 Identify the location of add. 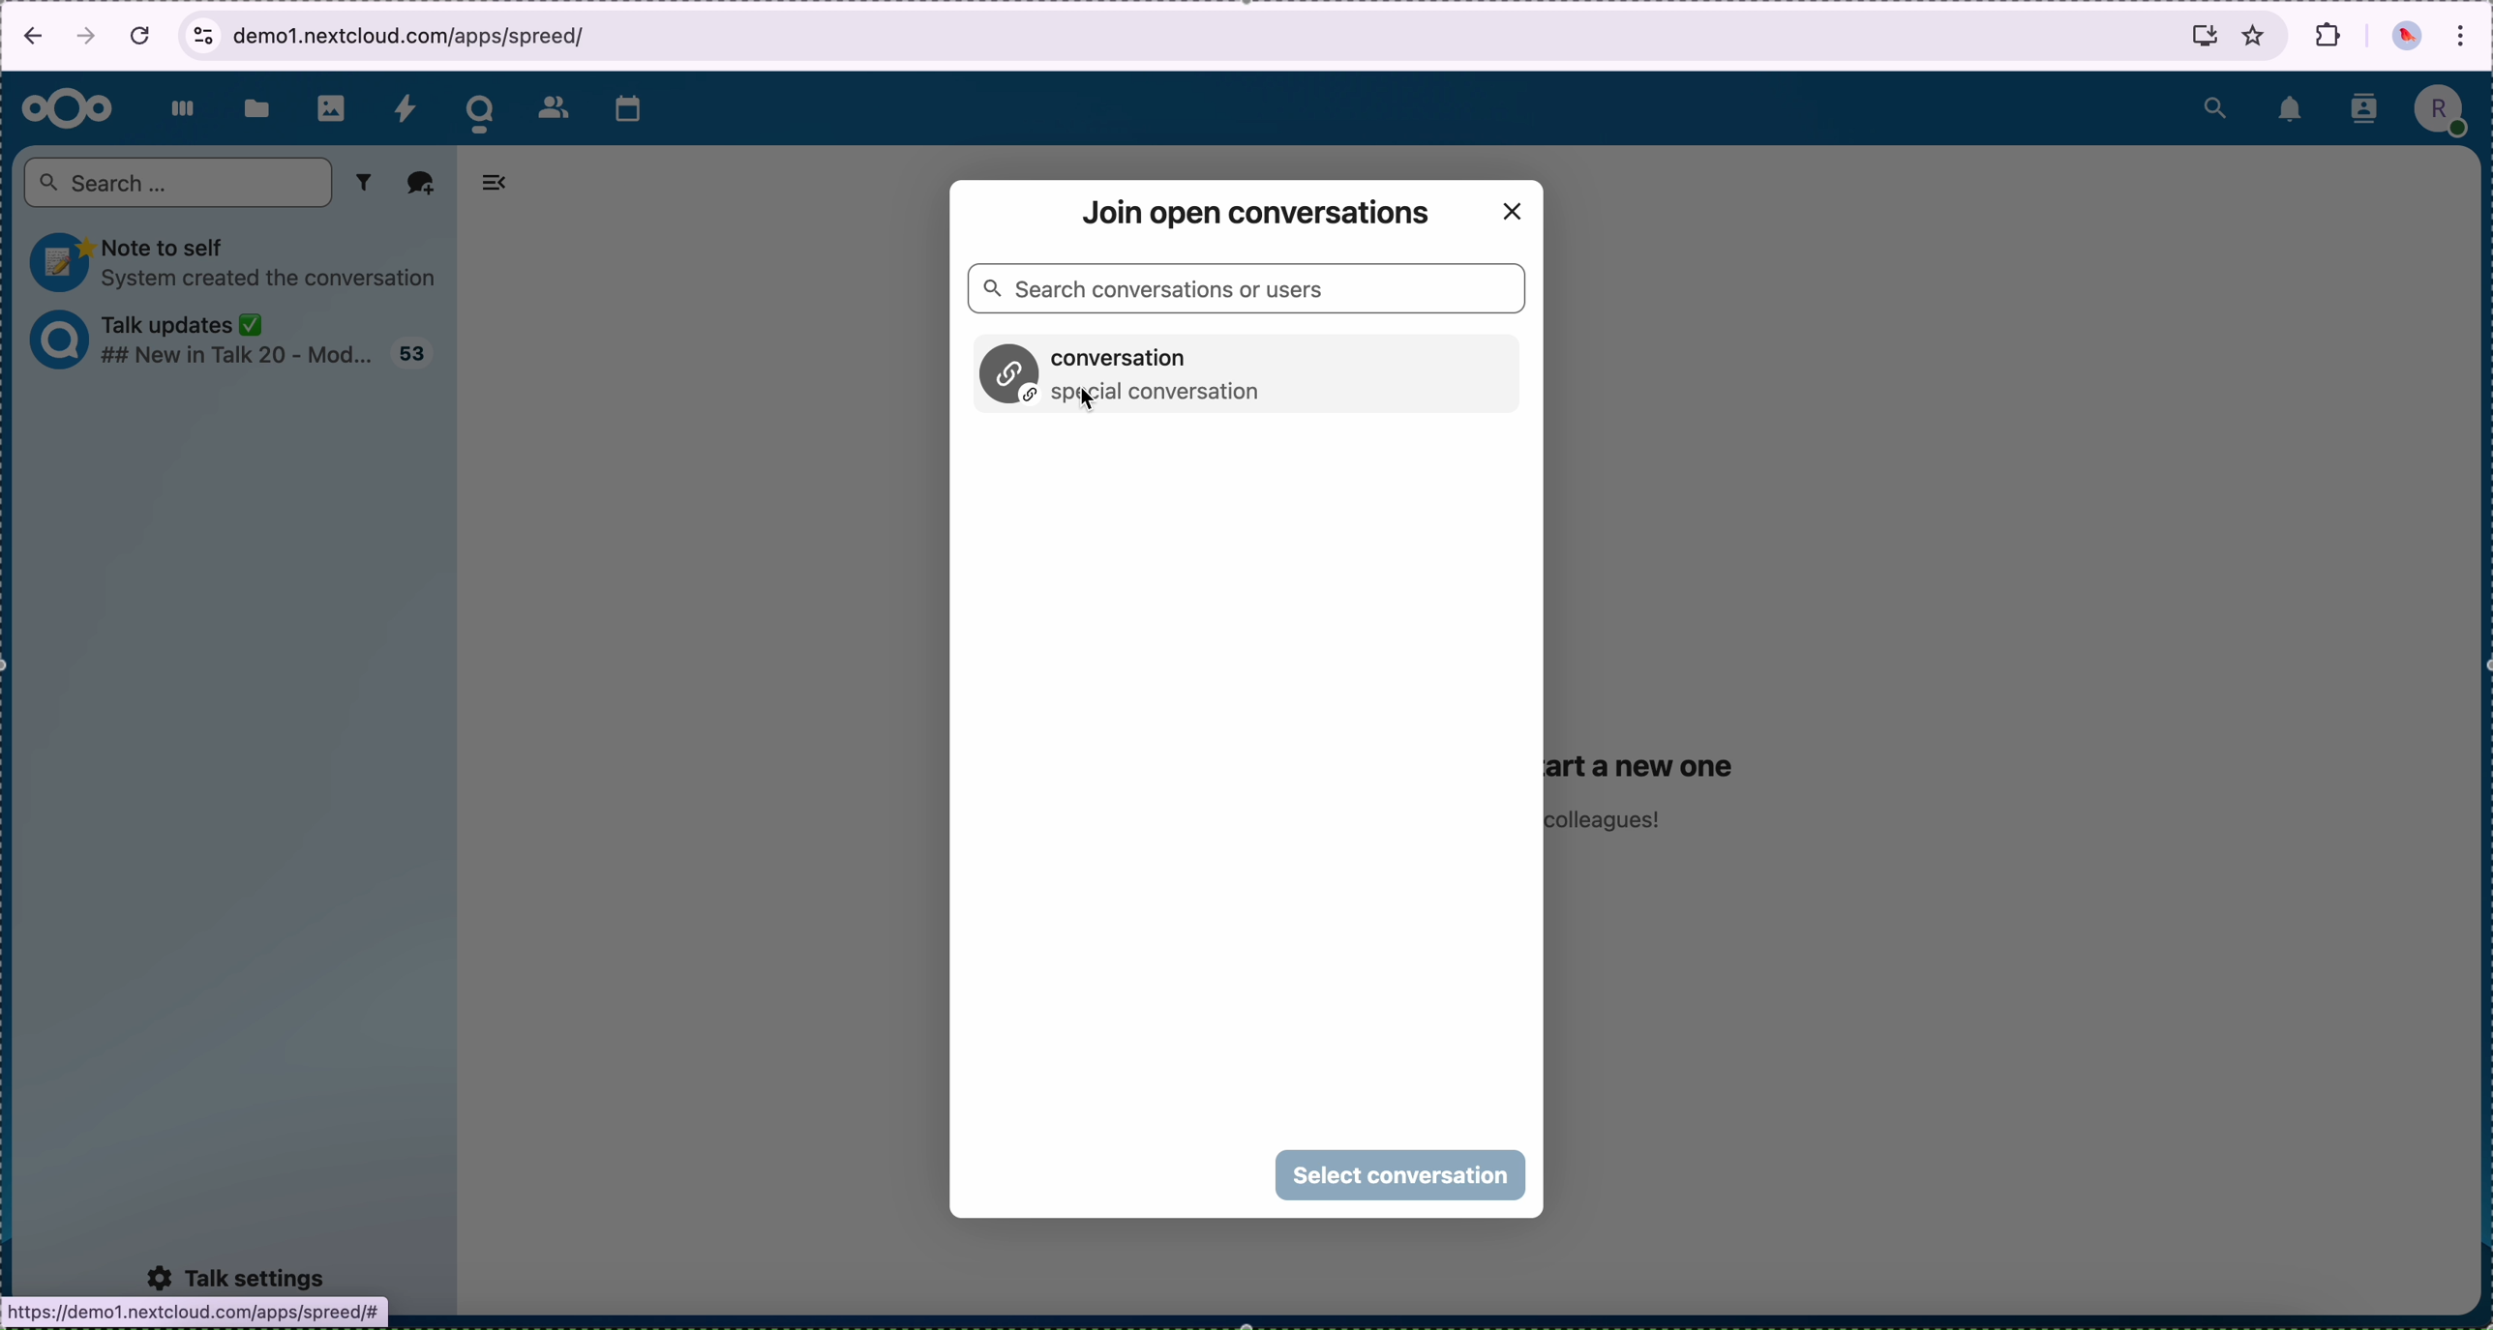
(419, 183).